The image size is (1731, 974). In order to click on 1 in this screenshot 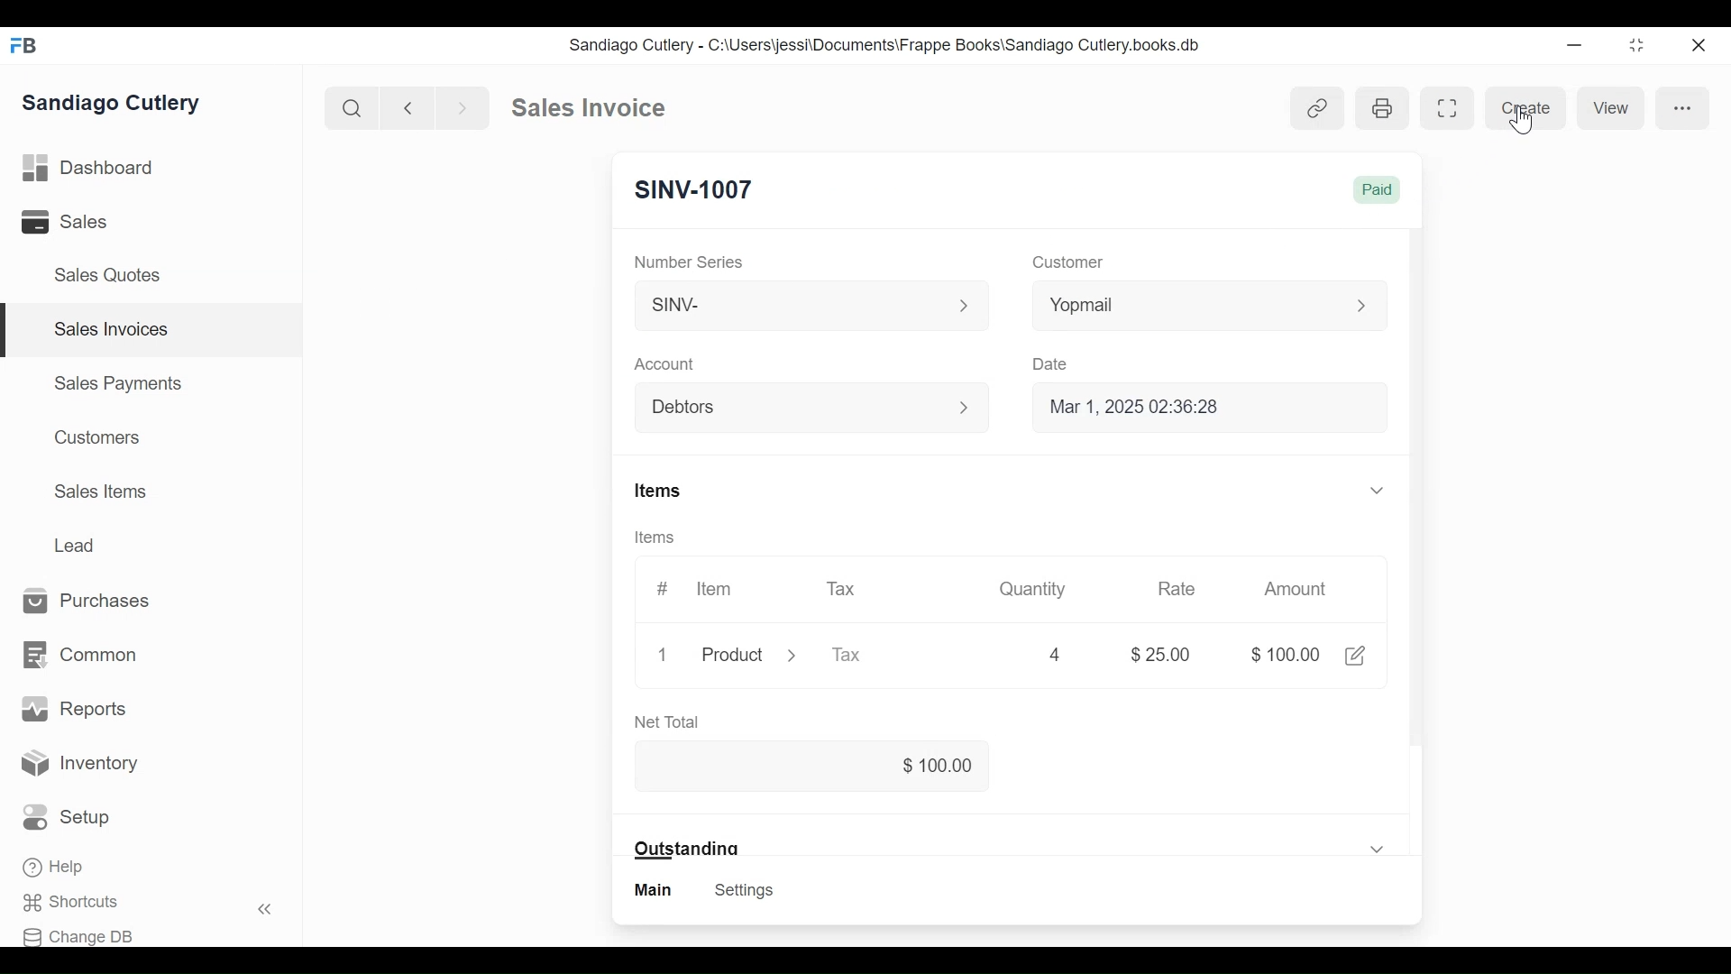, I will do `click(663, 654)`.